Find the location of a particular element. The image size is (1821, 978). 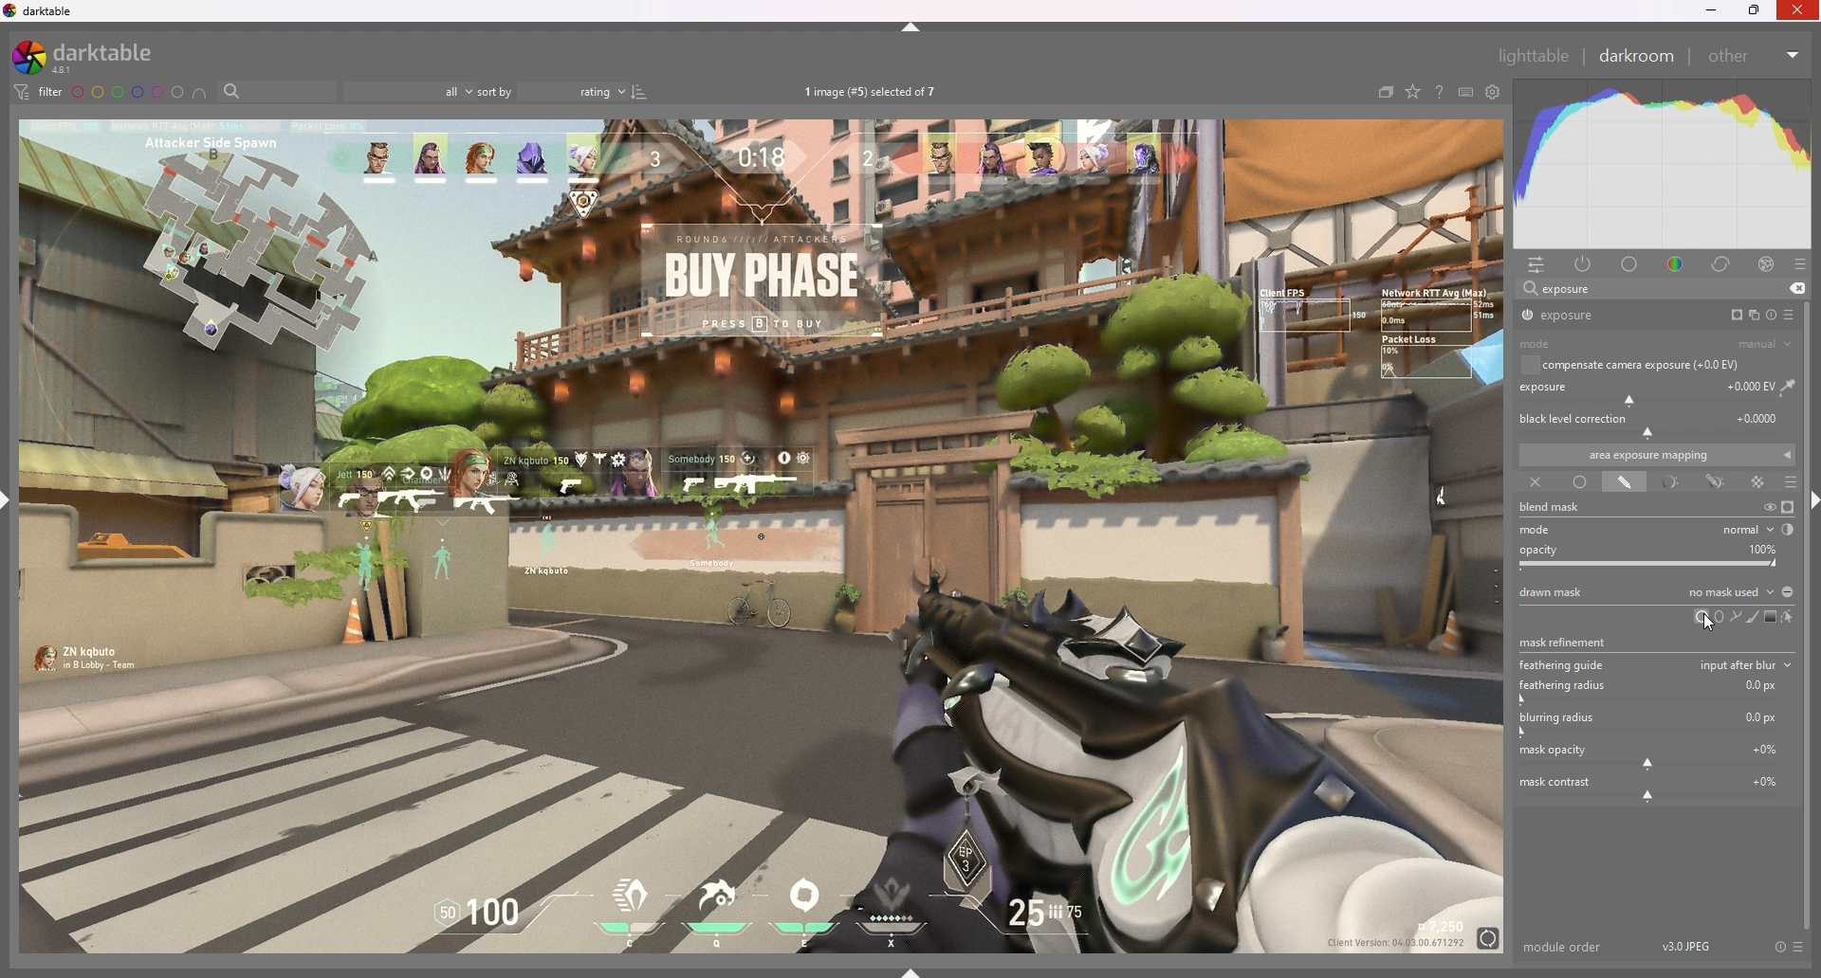

 is located at coordinates (1799, 11).